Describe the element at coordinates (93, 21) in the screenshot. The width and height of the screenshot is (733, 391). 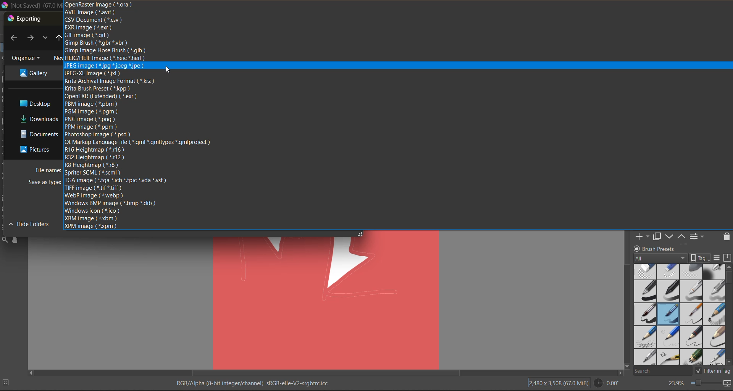
I see `csv document` at that location.